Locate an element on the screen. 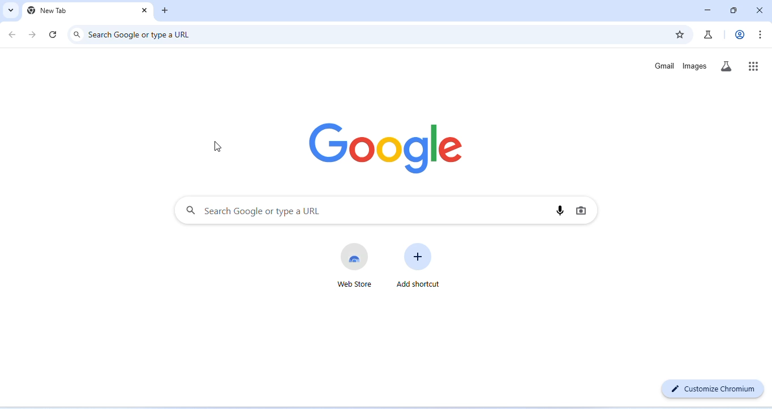  add book marks is located at coordinates (679, 34).